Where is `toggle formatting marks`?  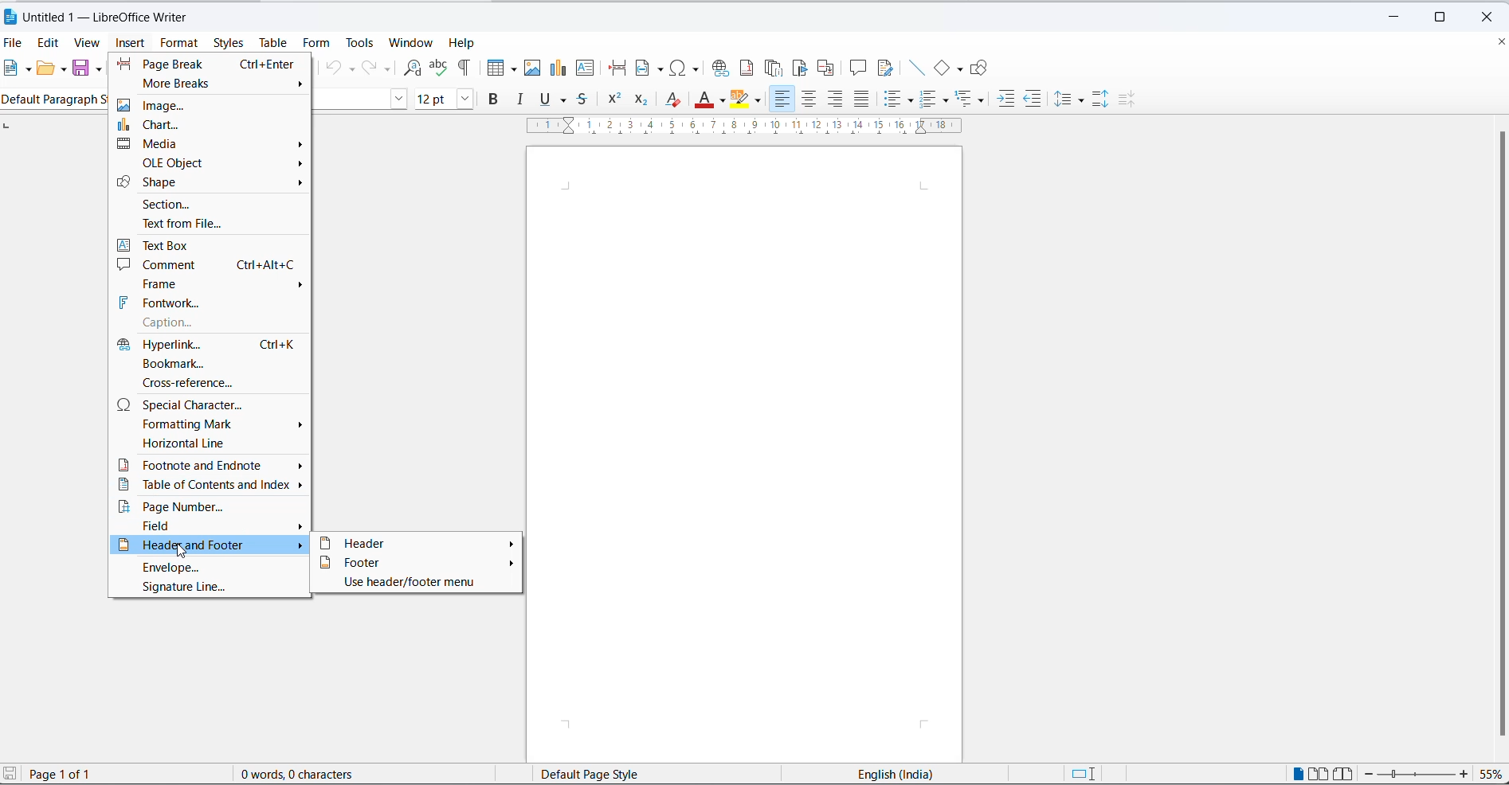
toggle formatting marks is located at coordinates (466, 68).